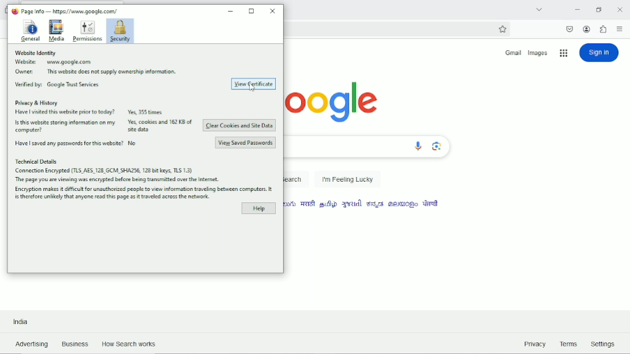 This screenshot has width=630, height=354. I want to click on Minimize, so click(231, 10).